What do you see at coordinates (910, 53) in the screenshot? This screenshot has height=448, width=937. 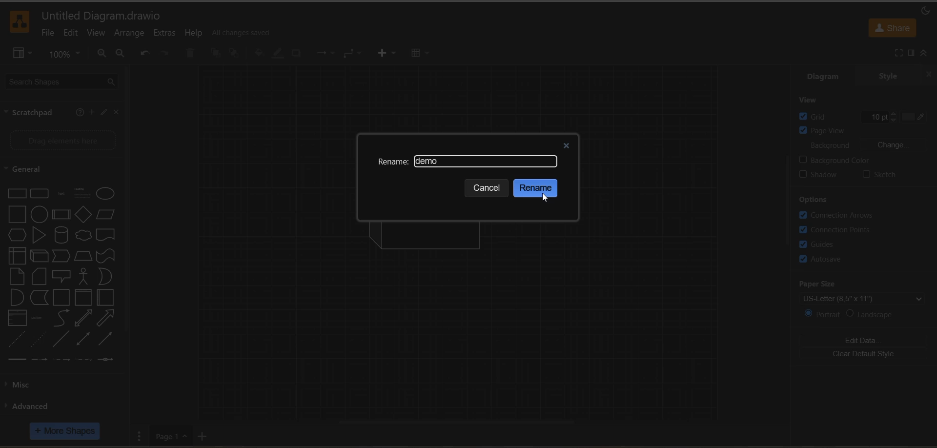 I see `format` at bounding box center [910, 53].